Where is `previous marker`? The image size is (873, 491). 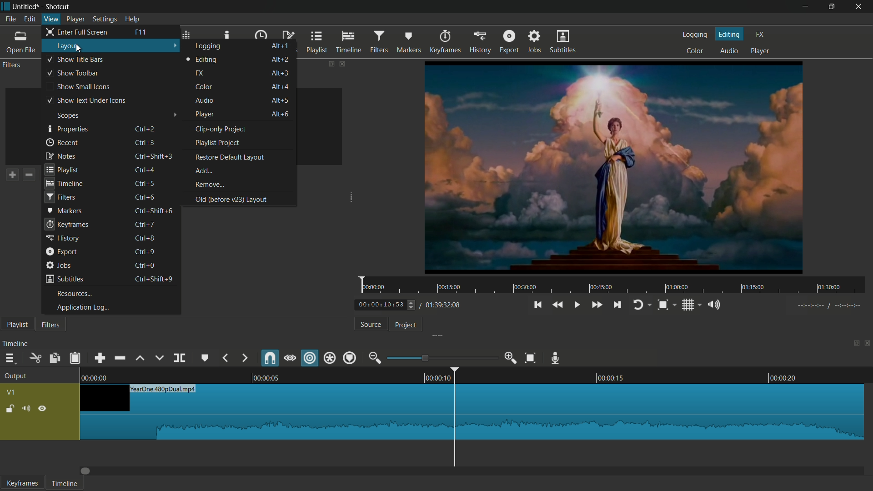
previous marker is located at coordinates (226, 358).